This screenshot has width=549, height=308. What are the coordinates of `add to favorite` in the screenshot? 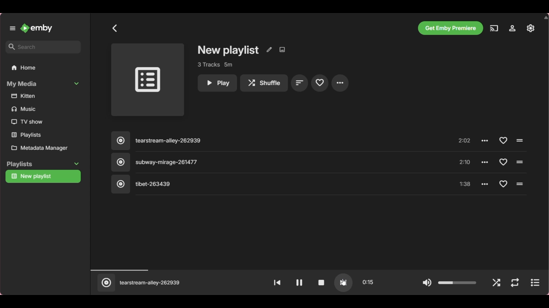 It's located at (502, 140).